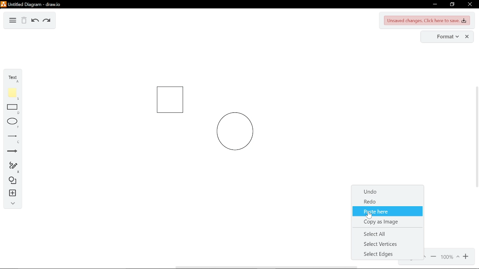 The image size is (479, 269). I want to click on redo, so click(46, 21).